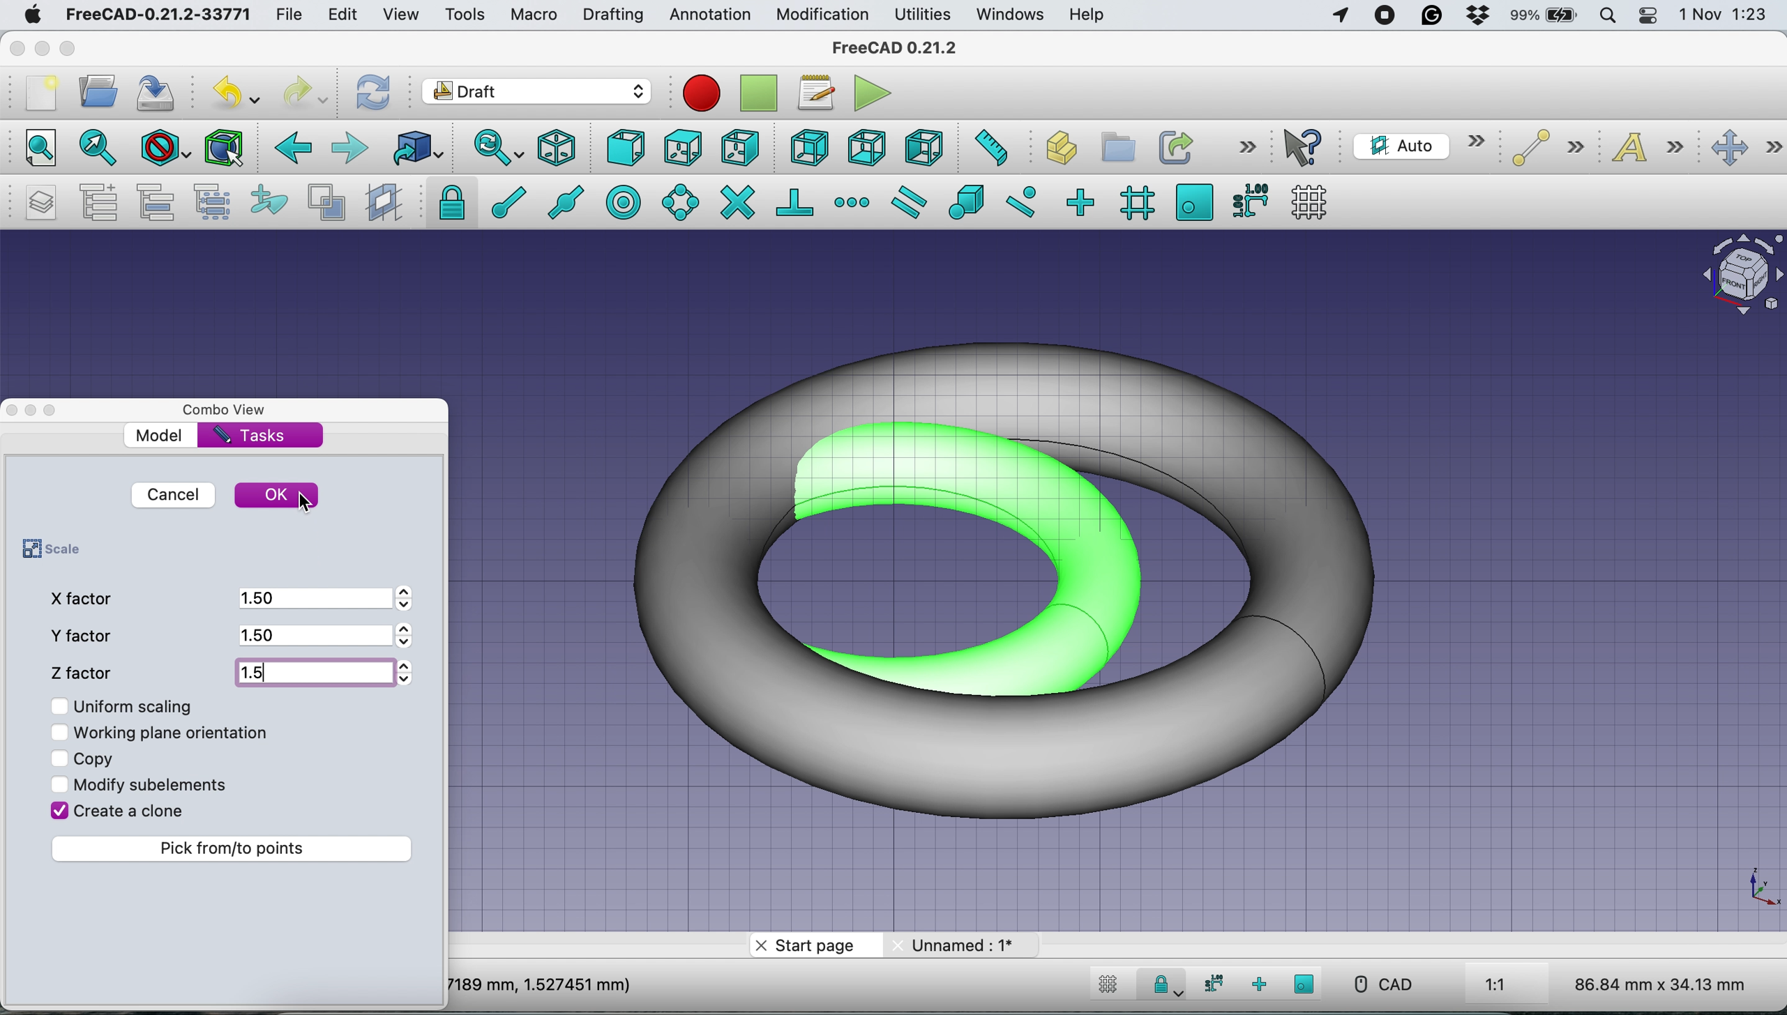  Describe the element at coordinates (294, 15) in the screenshot. I see `file` at that location.